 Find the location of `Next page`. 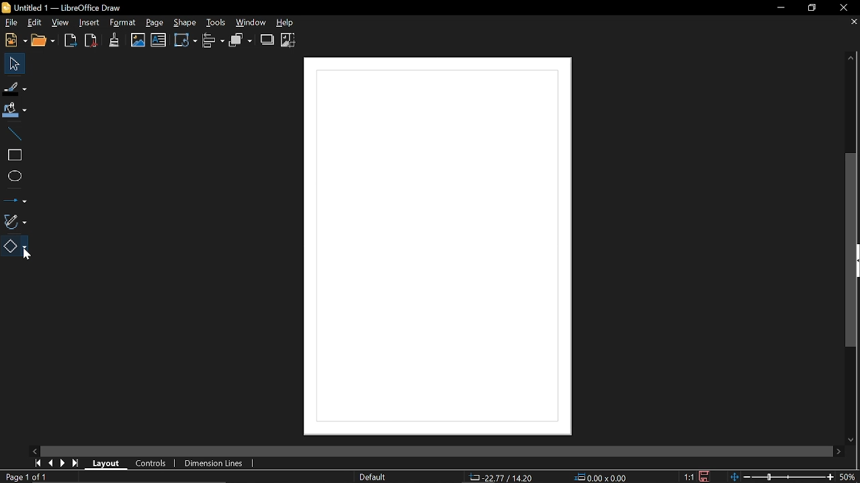

Next page is located at coordinates (63, 463).